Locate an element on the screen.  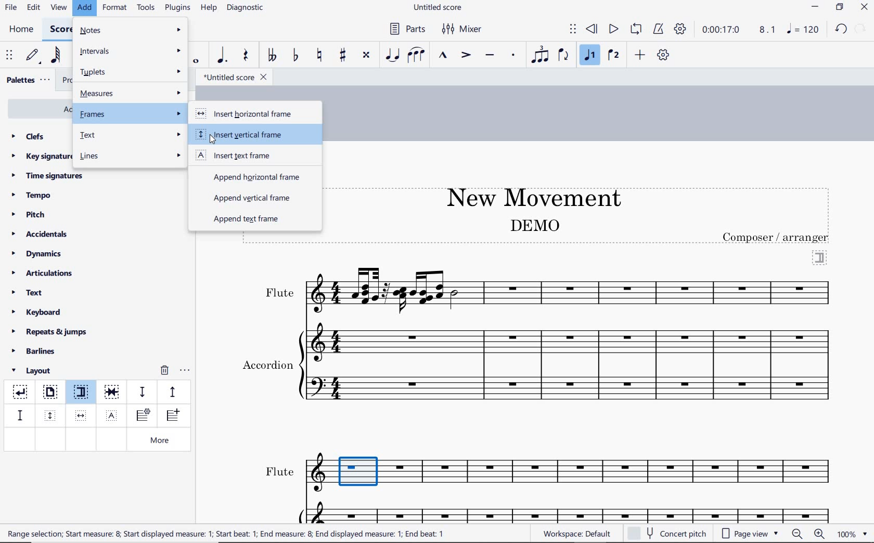
tuplet is located at coordinates (538, 55).